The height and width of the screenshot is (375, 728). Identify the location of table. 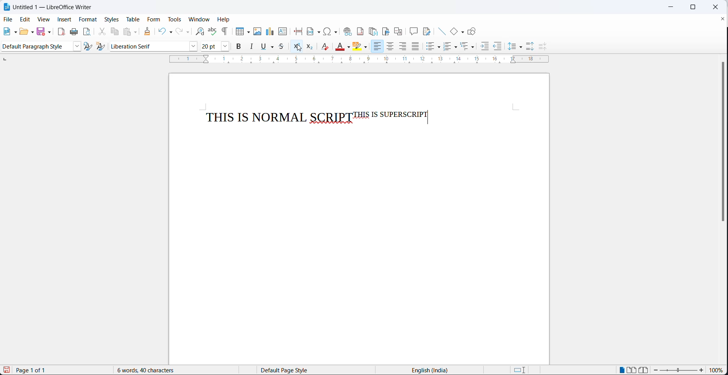
(133, 20).